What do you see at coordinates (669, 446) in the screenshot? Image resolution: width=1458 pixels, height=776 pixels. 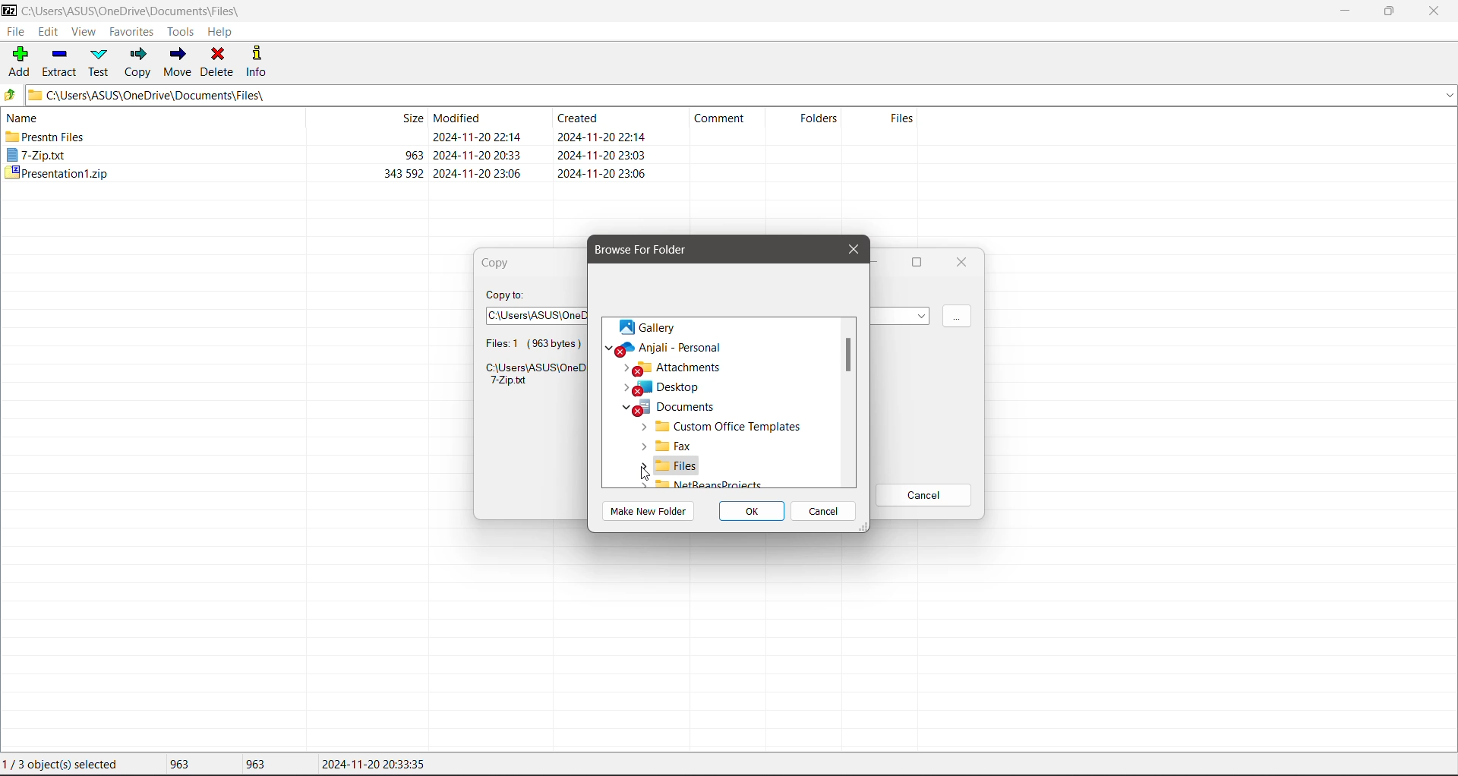 I see `Fax` at bounding box center [669, 446].